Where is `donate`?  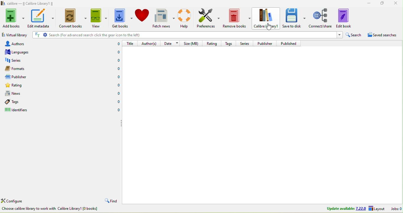 donate is located at coordinates (142, 15).